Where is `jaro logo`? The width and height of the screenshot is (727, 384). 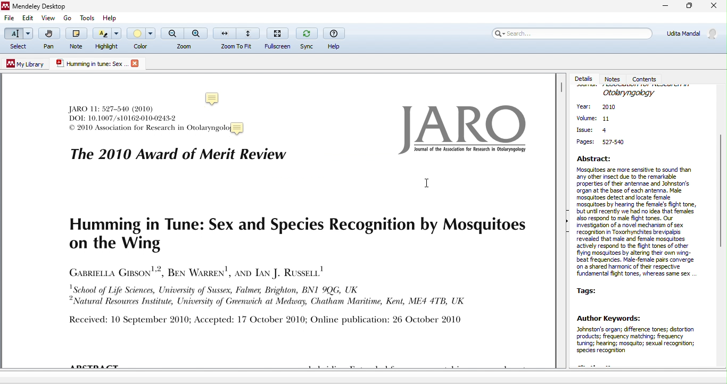
jaro logo is located at coordinates (462, 131).